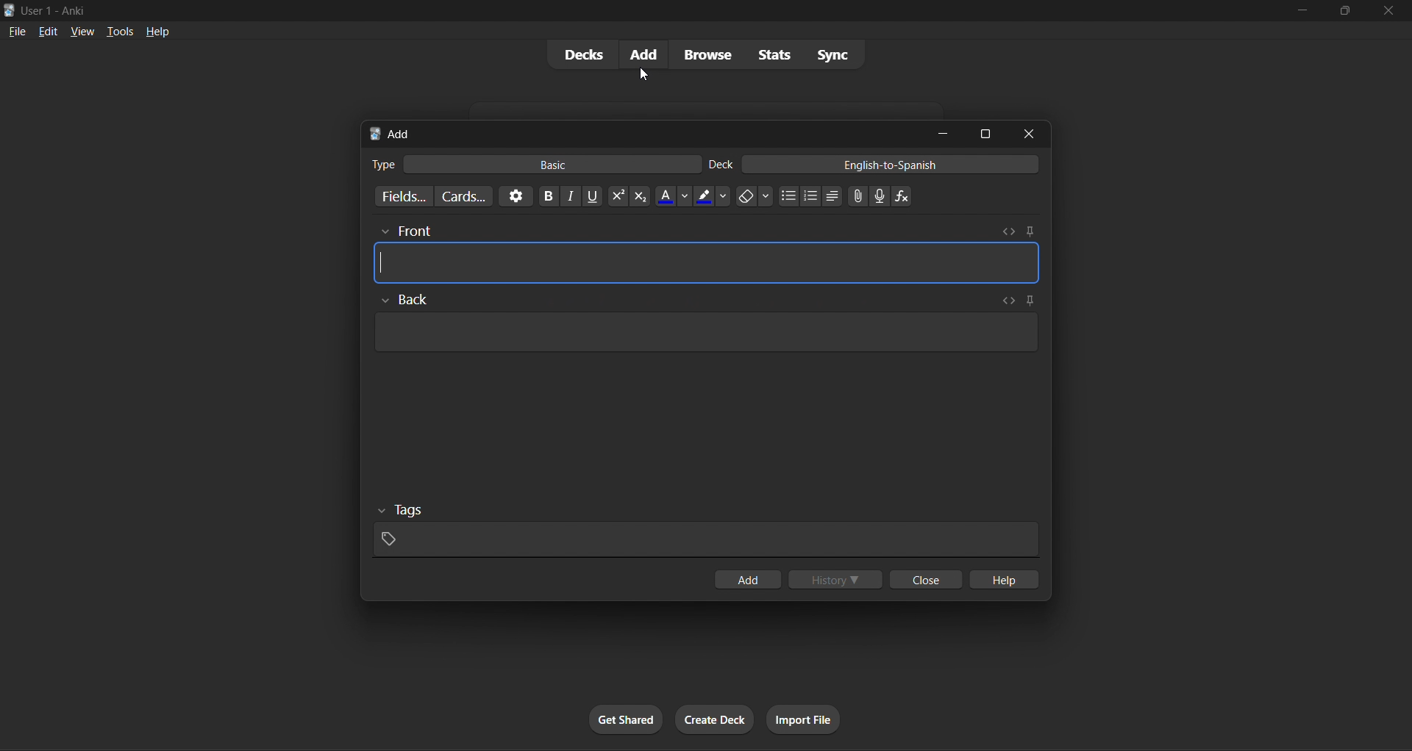 Image resolution: width=1412 pixels, height=751 pixels. What do you see at coordinates (44, 29) in the screenshot?
I see `edit` at bounding box center [44, 29].